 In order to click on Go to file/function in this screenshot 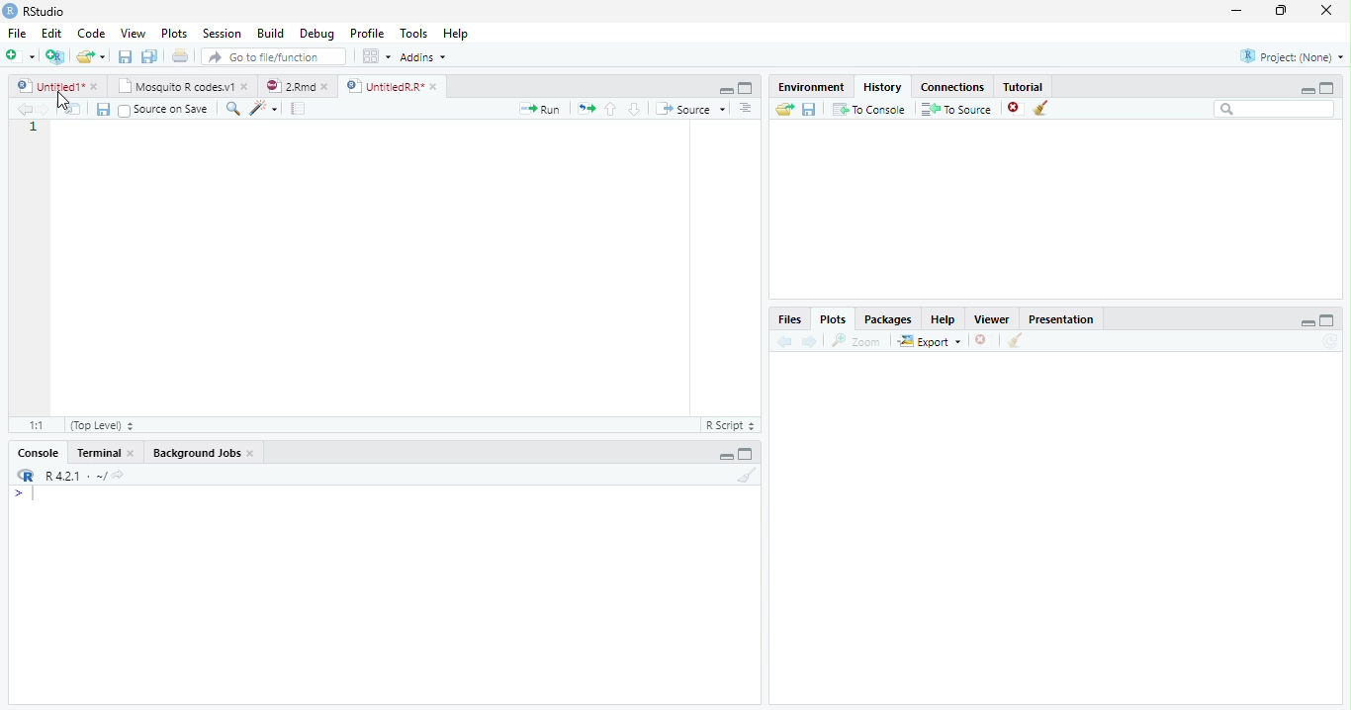, I will do `click(274, 56)`.